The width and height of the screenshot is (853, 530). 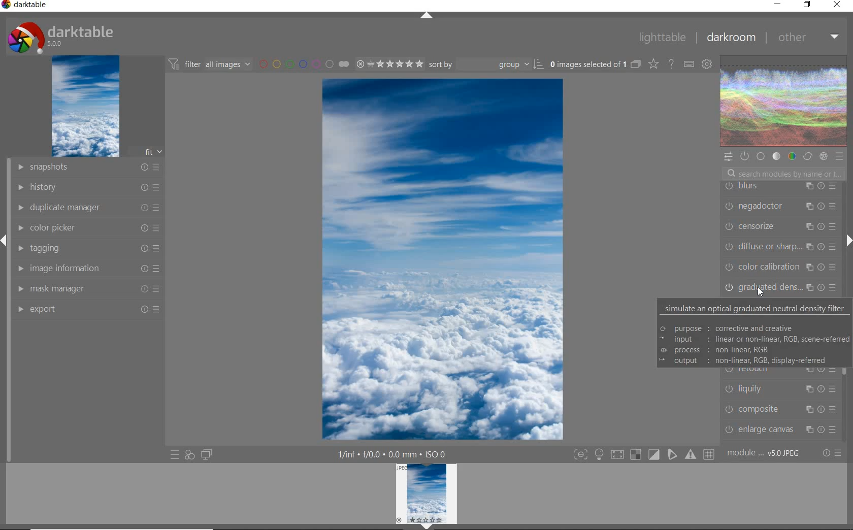 What do you see at coordinates (776, 157) in the screenshot?
I see `TONE` at bounding box center [776, 157].